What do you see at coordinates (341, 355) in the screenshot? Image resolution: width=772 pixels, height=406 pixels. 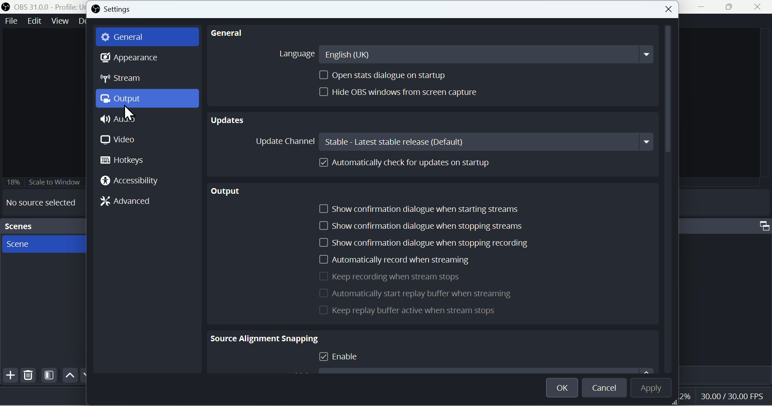 I see `| Enable` at bounding box center [341, 355].